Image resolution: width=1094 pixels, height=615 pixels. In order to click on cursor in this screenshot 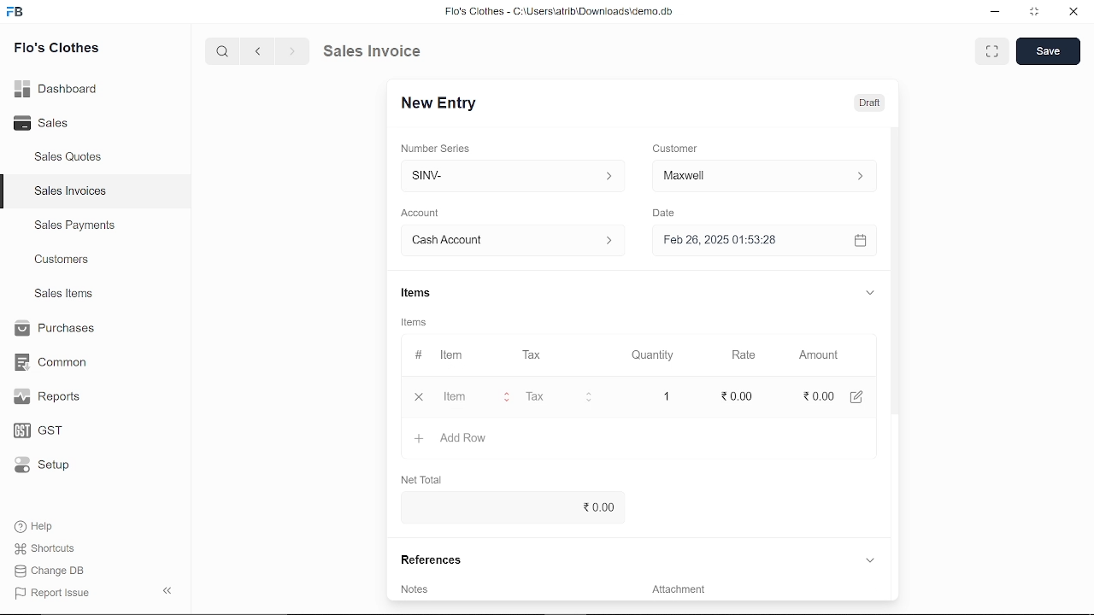, I will do `click(463, 399)`.